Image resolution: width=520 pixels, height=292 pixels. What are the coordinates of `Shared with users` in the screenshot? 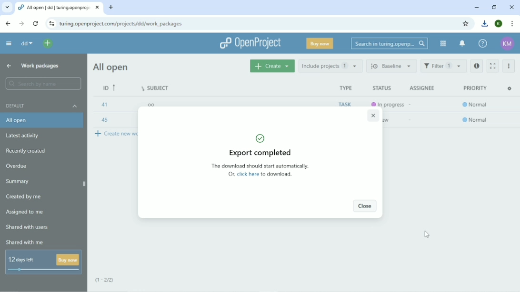 It's located at (28, 228).